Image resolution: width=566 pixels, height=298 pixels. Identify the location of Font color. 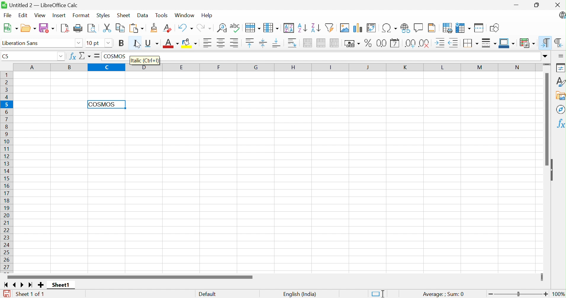
(171, 43).